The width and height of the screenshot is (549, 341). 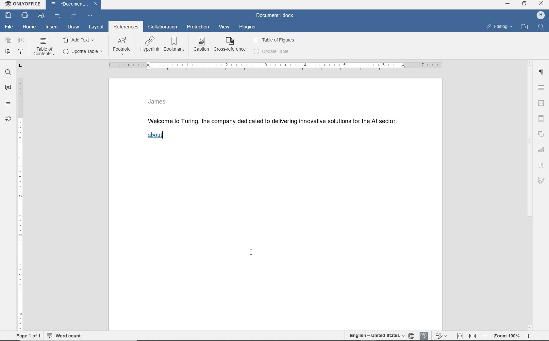 I want to click on customize quick access bar, so click(x=89, y=16).